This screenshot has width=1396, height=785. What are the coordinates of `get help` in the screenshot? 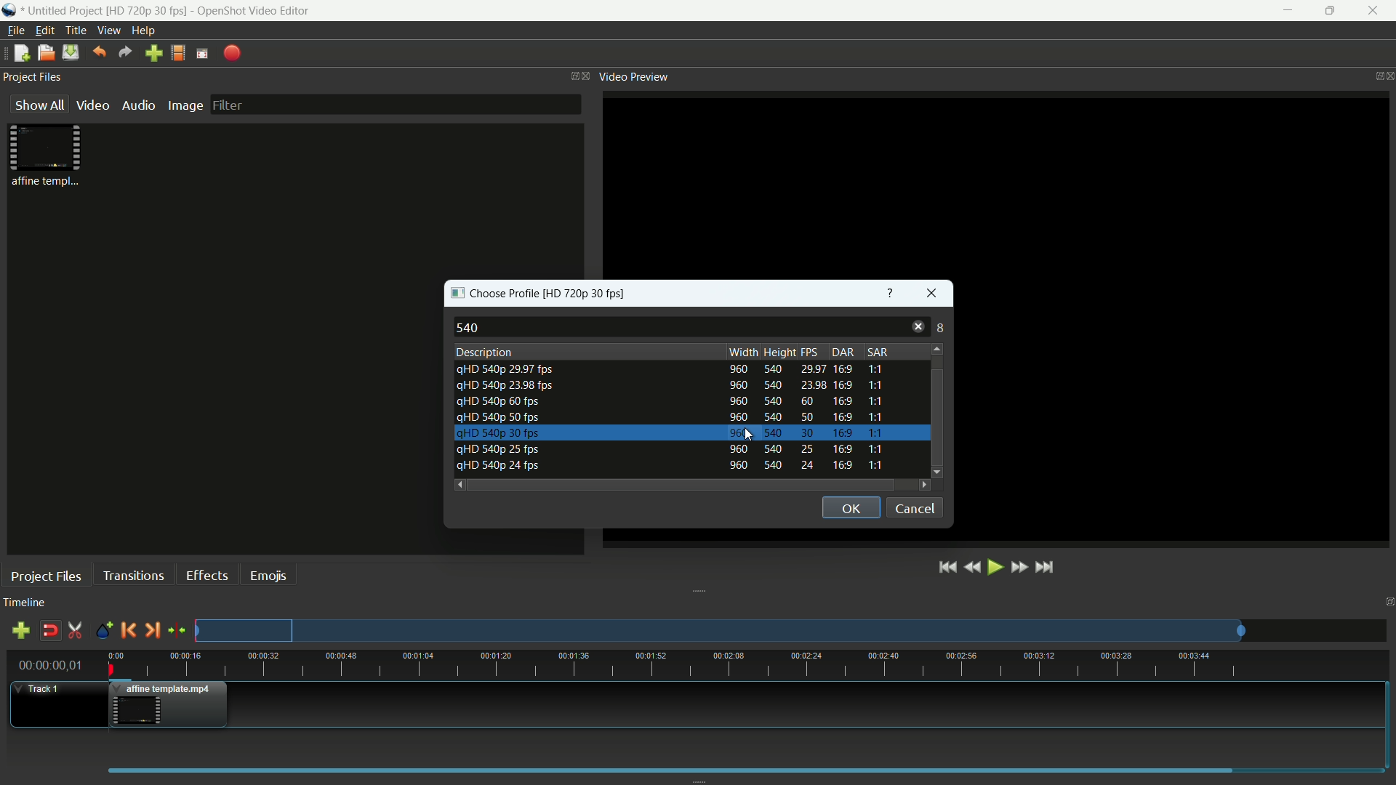 It's located at (891, 295).